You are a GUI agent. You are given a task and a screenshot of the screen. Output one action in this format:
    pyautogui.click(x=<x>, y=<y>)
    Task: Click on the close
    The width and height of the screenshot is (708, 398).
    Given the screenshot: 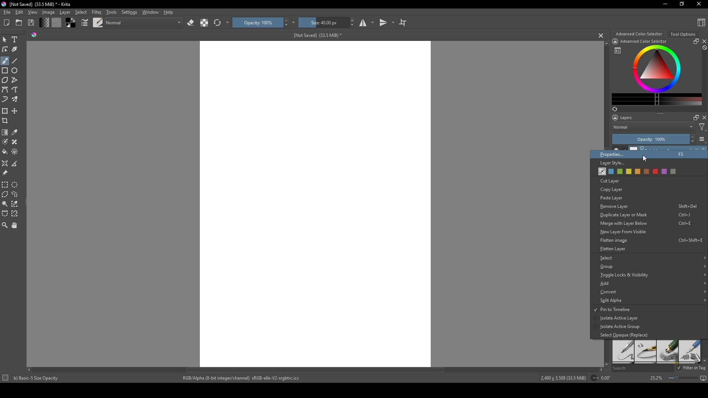 What is the action you would take?
    pyautogui.click(x=704, y=41)
    